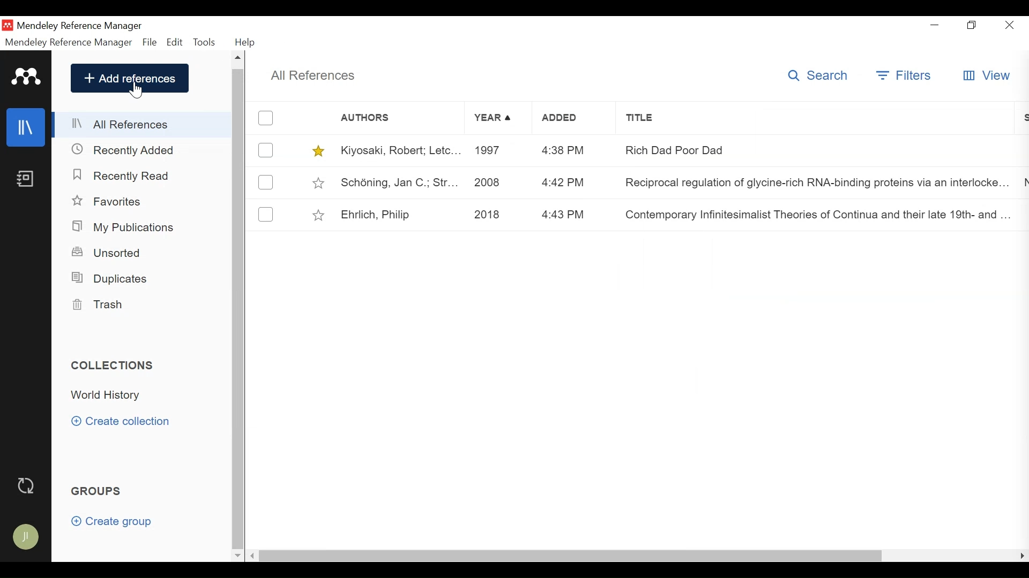 The height and width of the screenshot is (578, 1029). I want to click on minimize, so click(935, 25).